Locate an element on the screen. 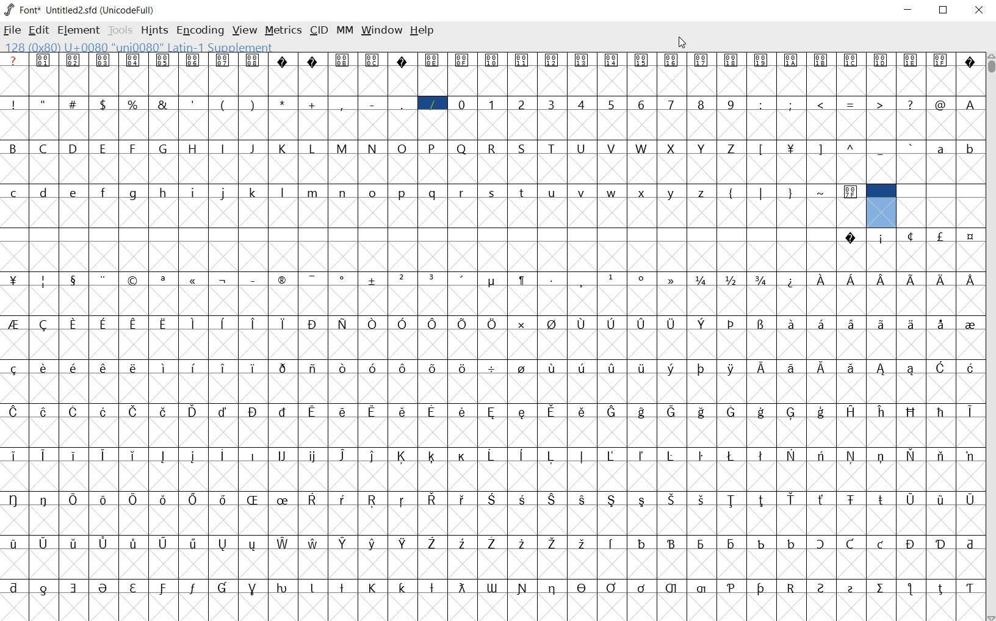  Symbol is located at coordinates (253, 411).